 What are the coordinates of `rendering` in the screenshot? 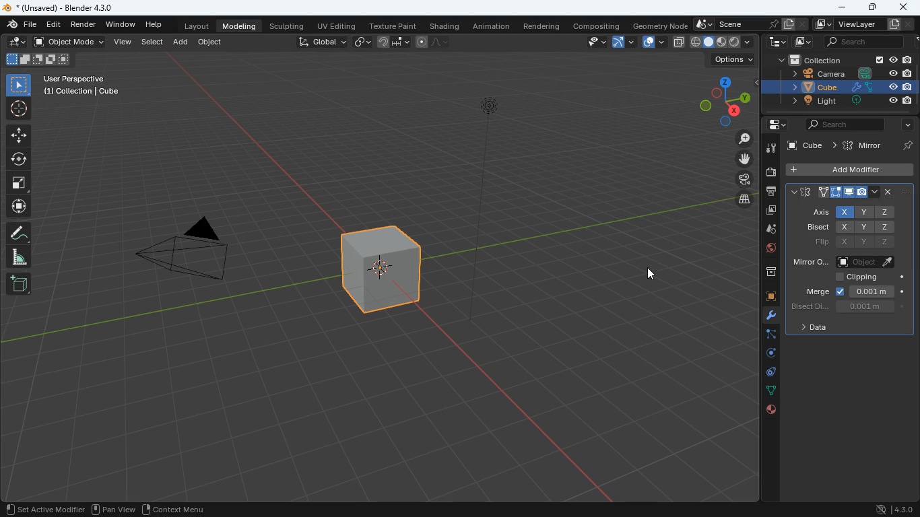 It's located at (541, 28).